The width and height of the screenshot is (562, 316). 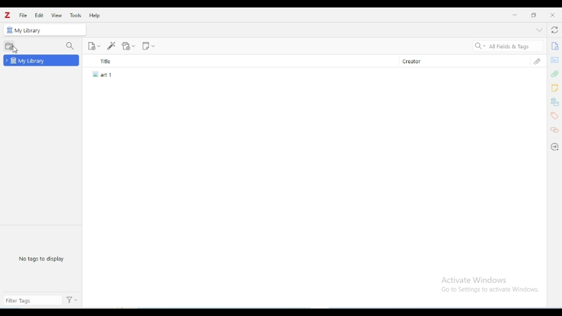 What do you see at coordinates (555, 88) in the screenshot?
I see `notes` at bounding box center [555, 88].